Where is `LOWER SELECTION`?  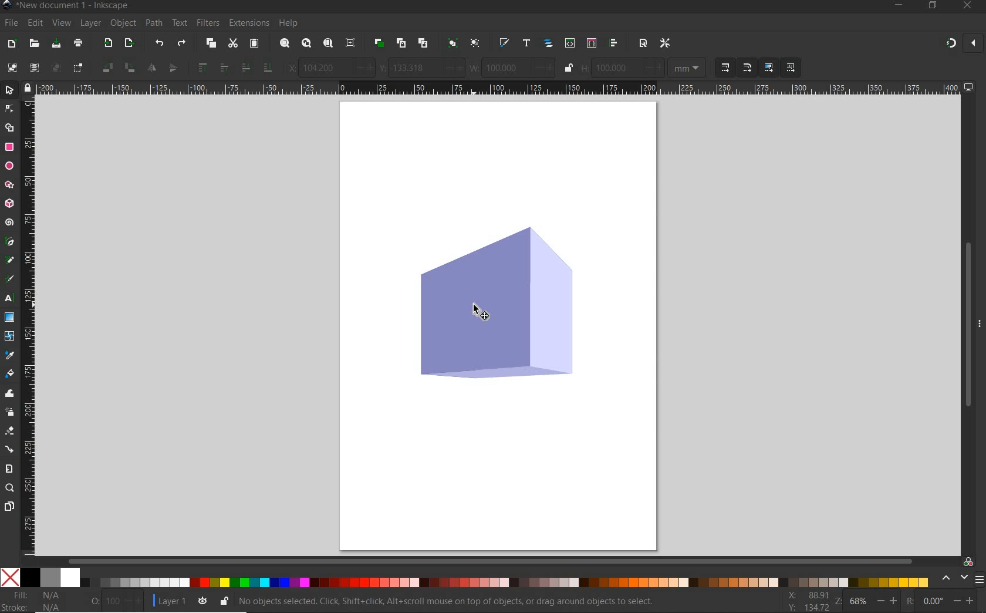
LOWER SELECTION is located at coordinates (267, 69).